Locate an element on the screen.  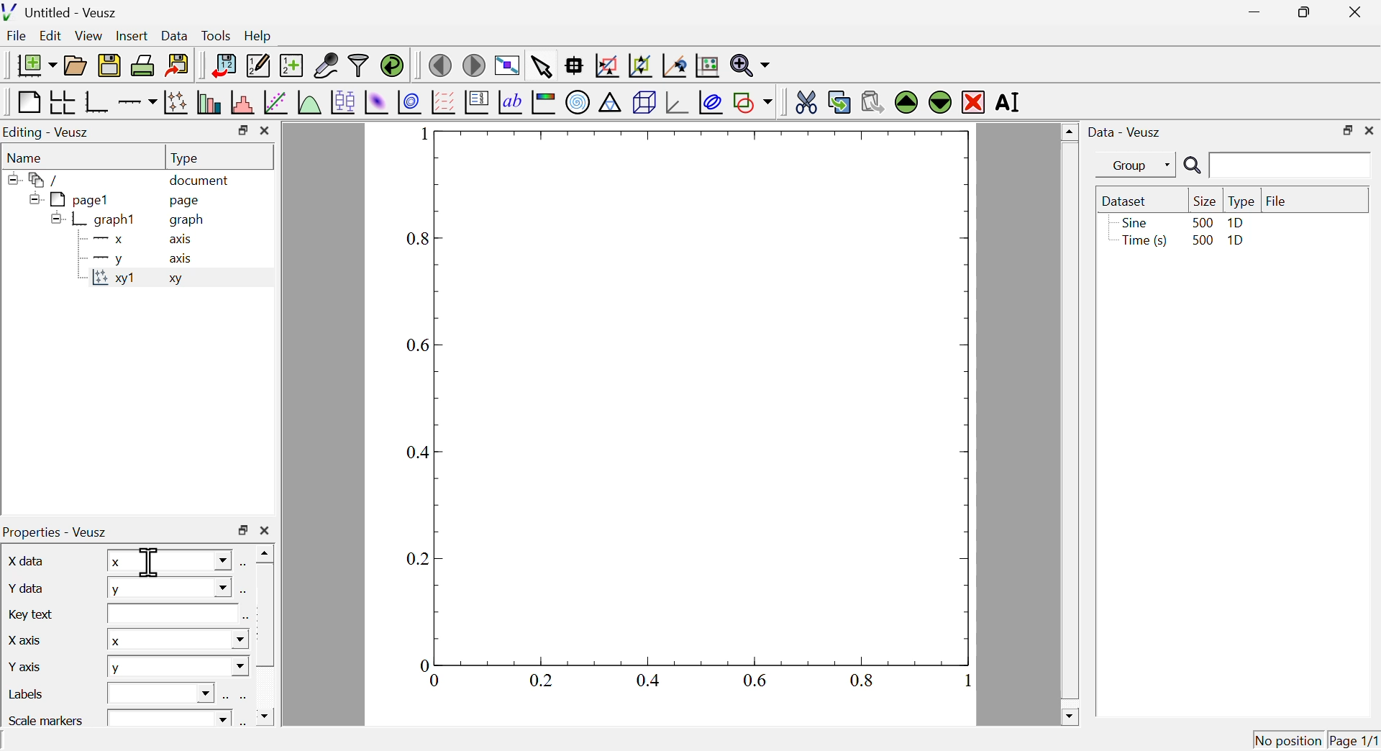
import data into veusz is located at coordinates (222, 66).